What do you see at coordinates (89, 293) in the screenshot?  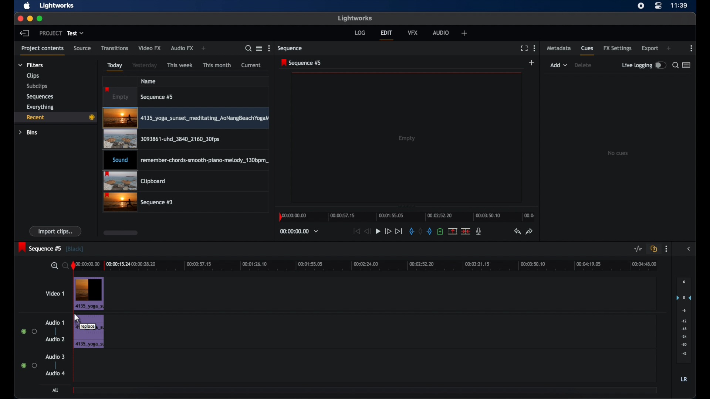 I see `video clip` at bounding box center [89, 293].